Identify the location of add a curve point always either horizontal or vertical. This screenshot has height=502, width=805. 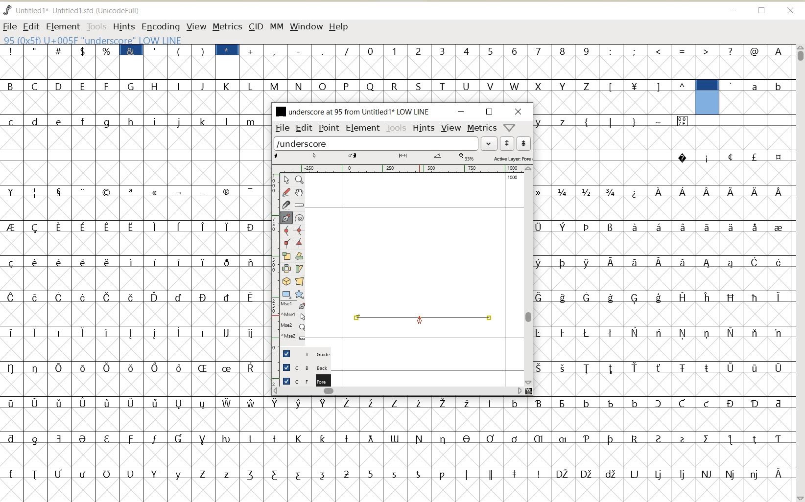
(300, 229).